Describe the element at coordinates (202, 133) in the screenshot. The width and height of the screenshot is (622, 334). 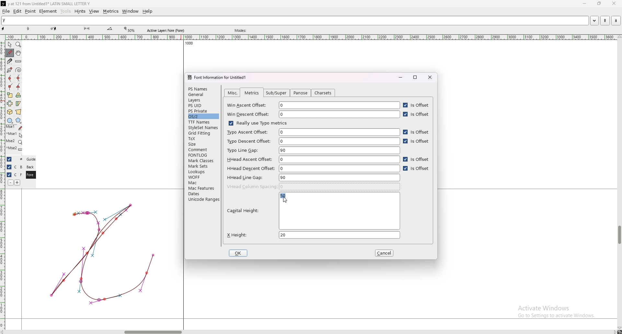
I see `grid fitting` at that location.